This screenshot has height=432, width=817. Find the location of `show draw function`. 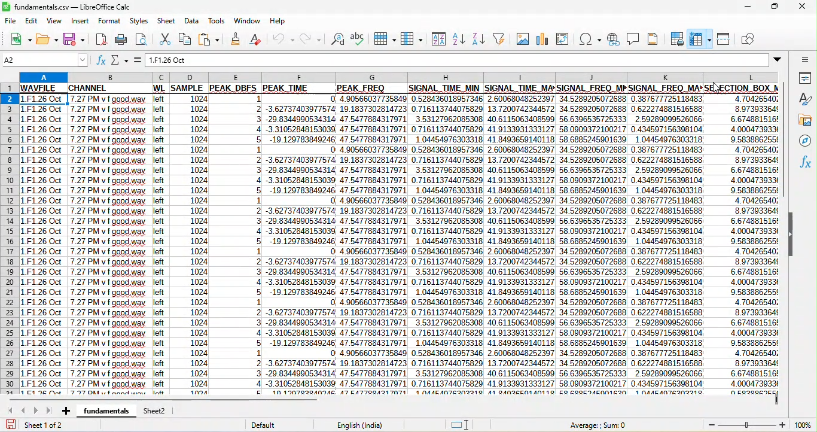

show draw function is located at coordinates (751, 40).